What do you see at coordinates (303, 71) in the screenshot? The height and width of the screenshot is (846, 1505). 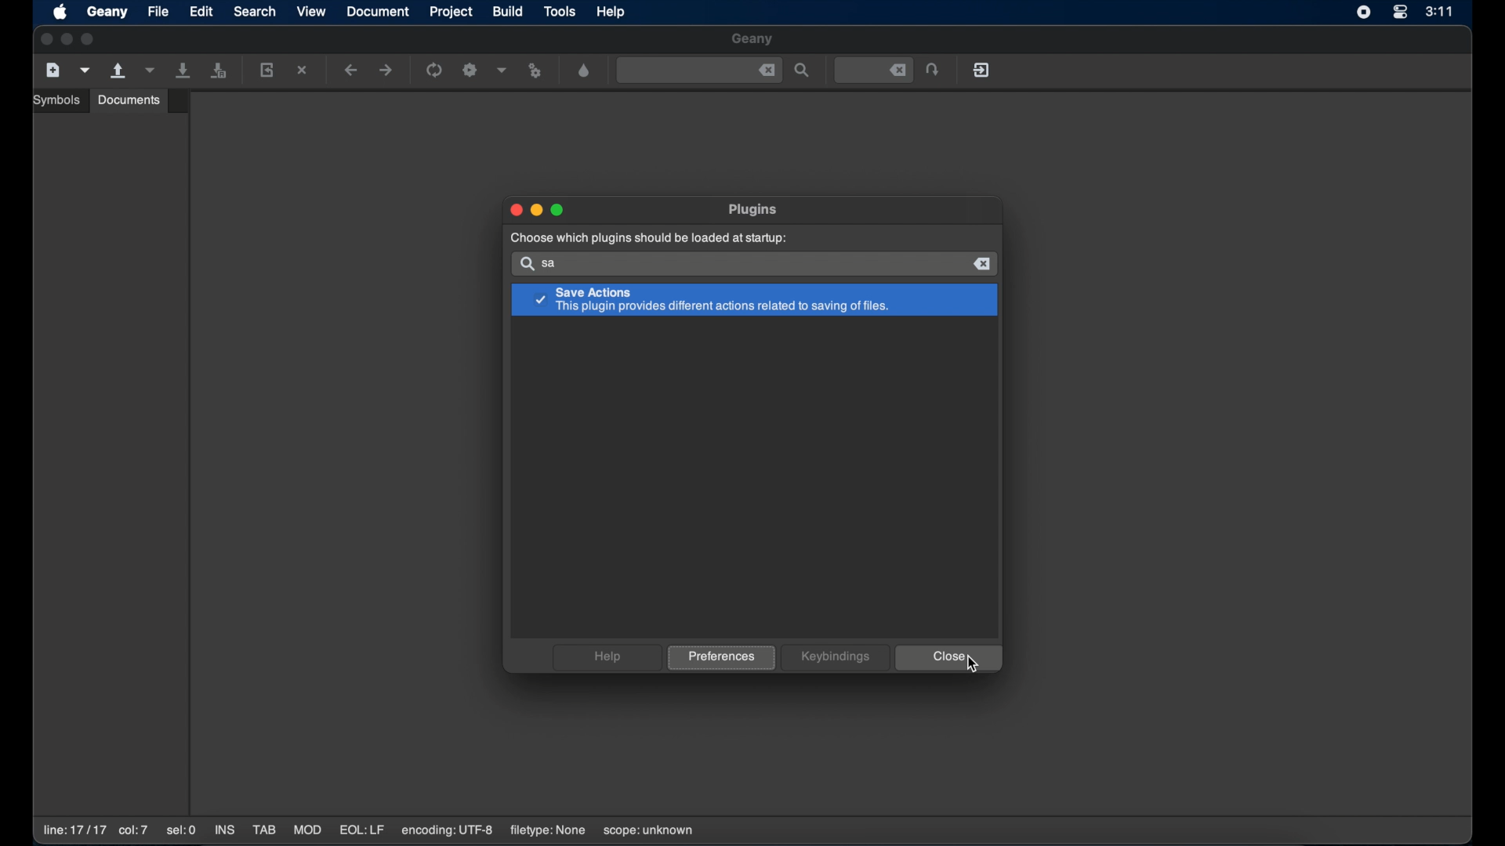 I see `close the current file` at bounding box center [303, 71].